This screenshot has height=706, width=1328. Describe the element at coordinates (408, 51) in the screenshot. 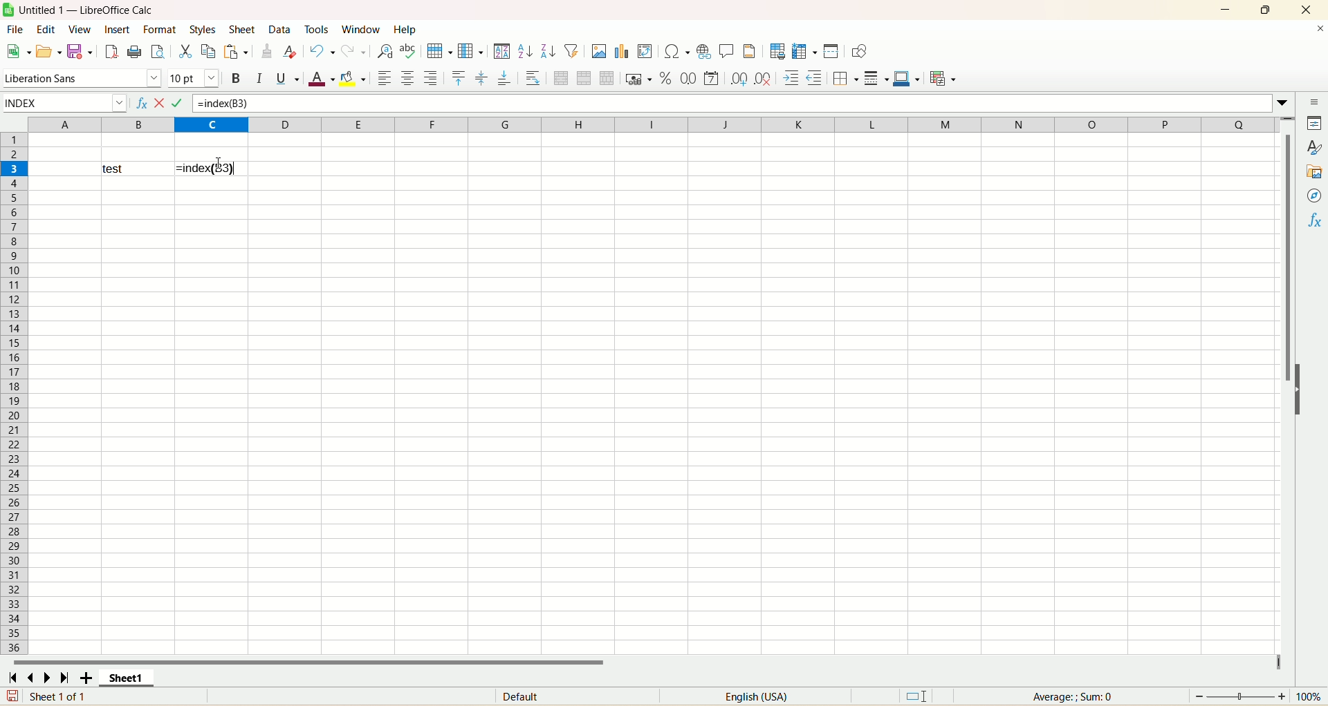

I see `spell check` at that location.